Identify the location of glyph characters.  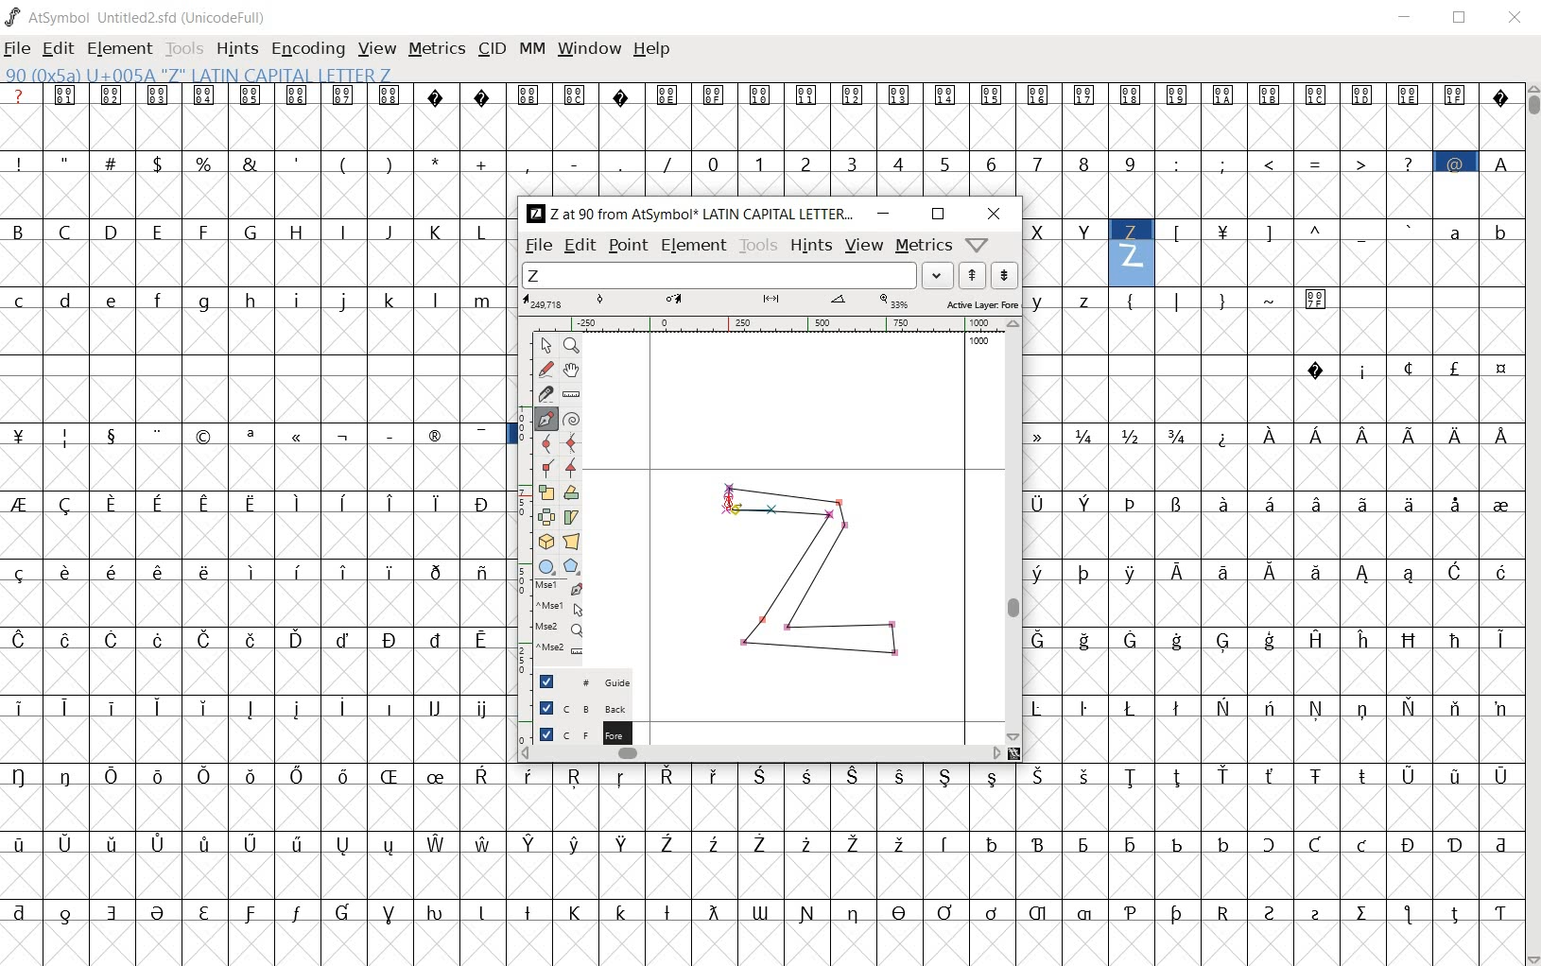
(1273, 524).